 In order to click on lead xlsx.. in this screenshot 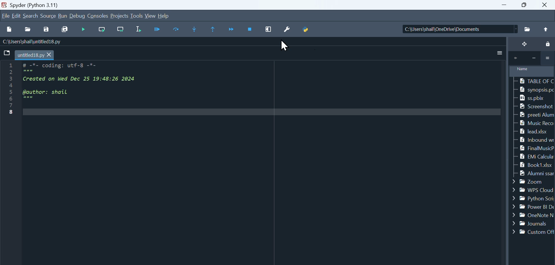, I will do `click(534, 132)`.